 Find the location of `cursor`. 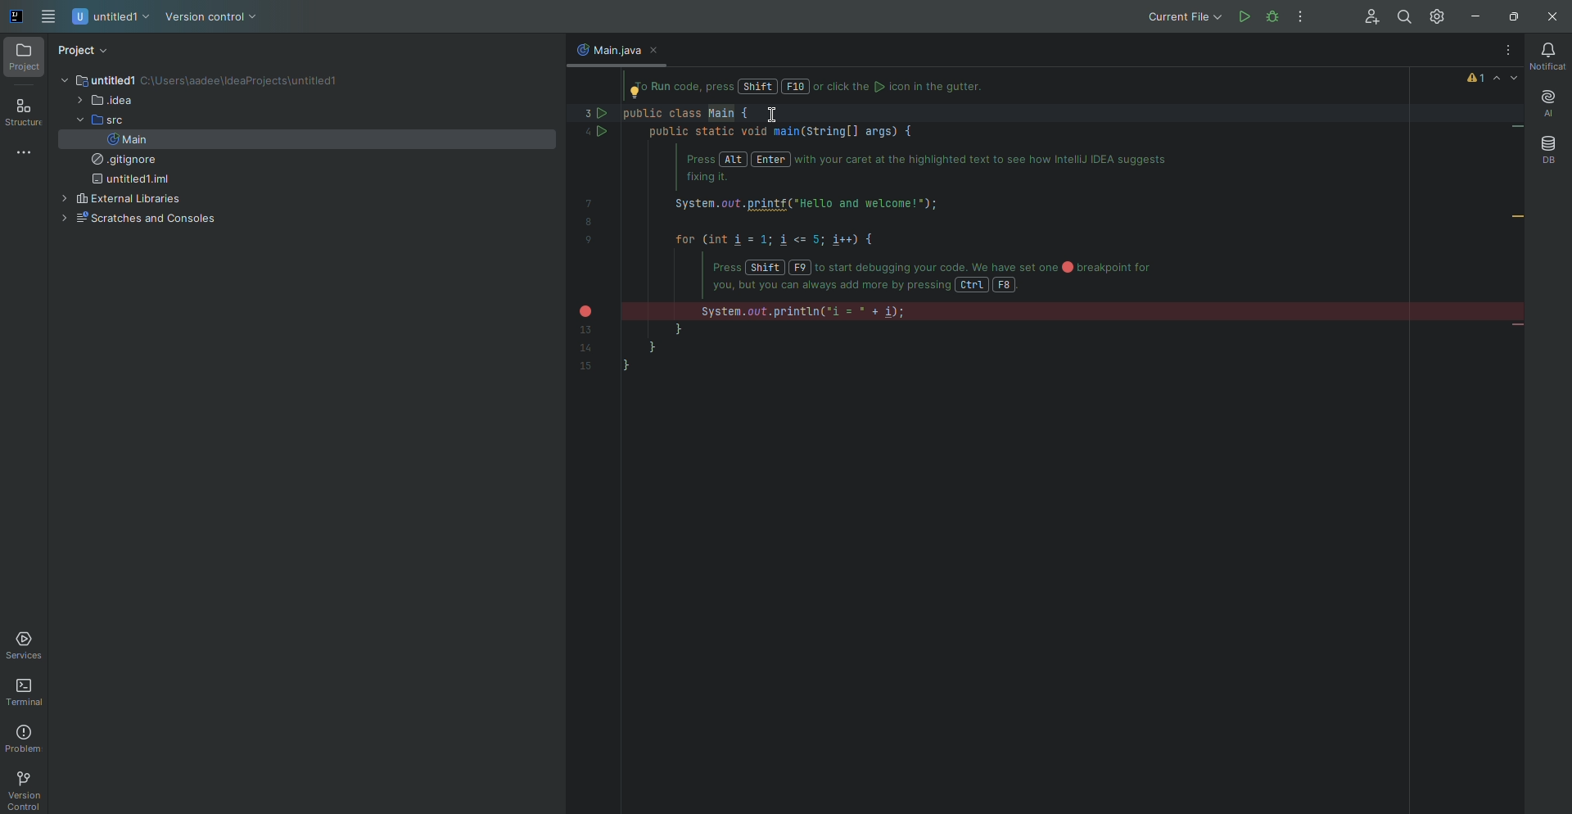

cursor is located at coordinates (771, 117).